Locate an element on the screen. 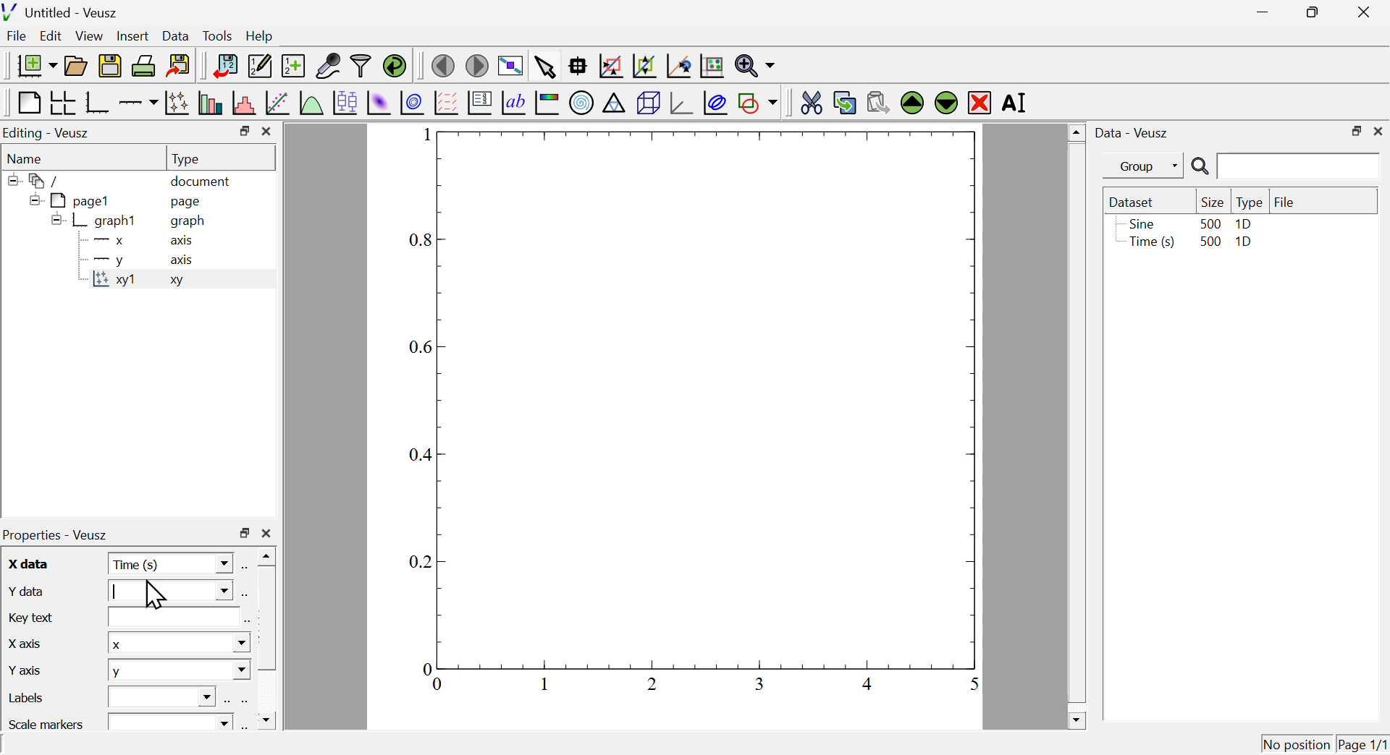 This screenshot has width=1390, height=755. rest graph axes is located at coordinates (710, 67).